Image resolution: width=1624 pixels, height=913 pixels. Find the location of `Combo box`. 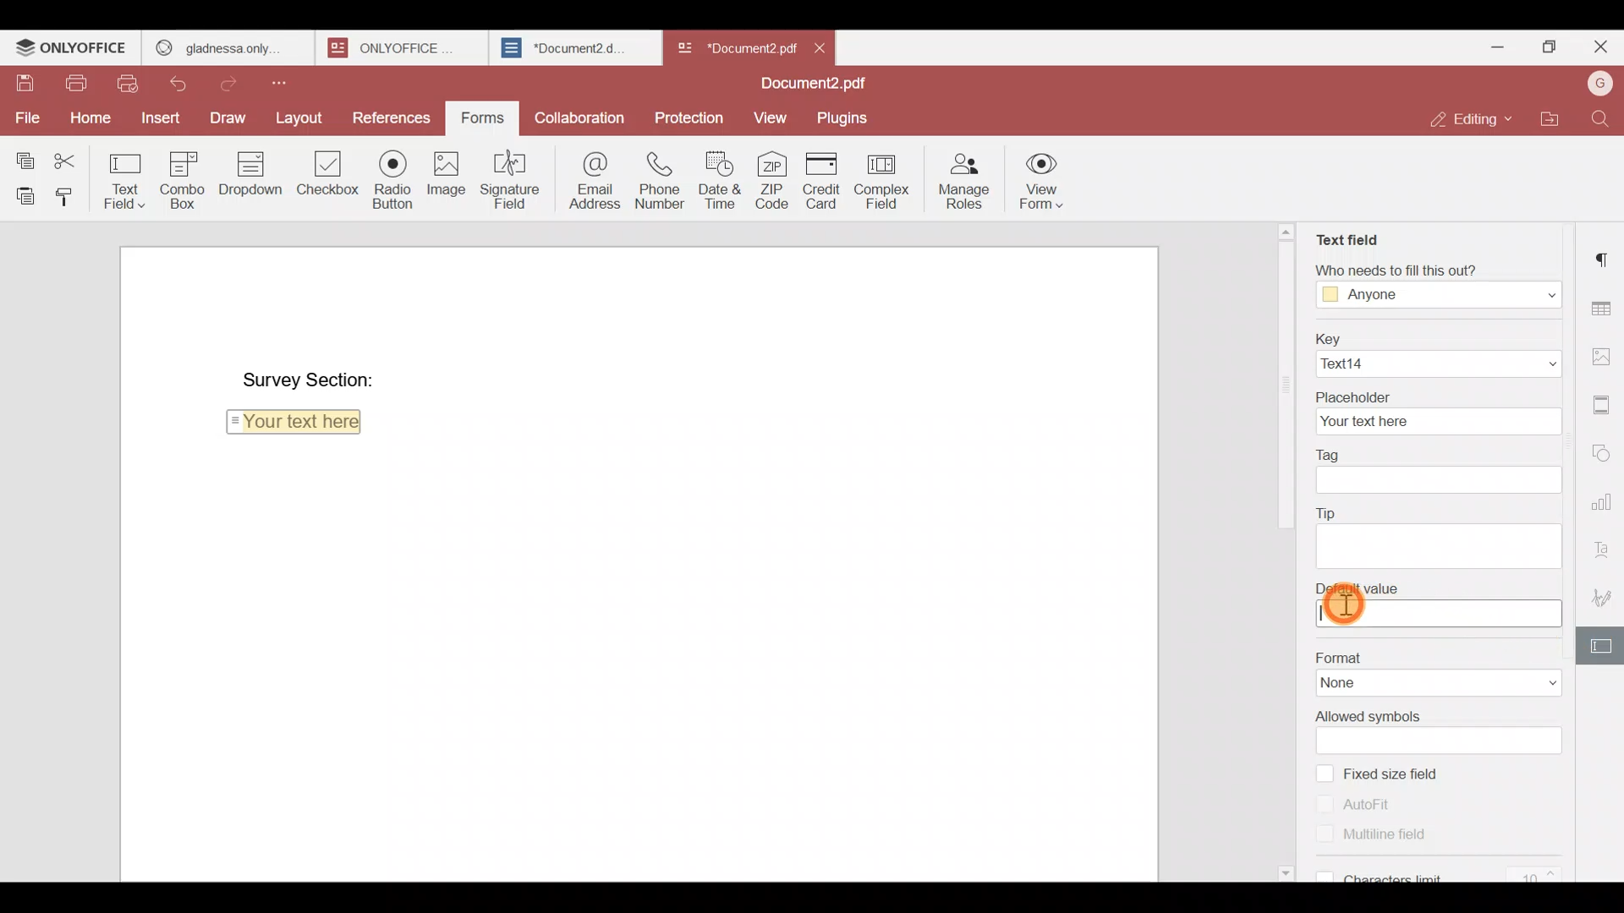

Combo box is located at coordinates (179, 179).